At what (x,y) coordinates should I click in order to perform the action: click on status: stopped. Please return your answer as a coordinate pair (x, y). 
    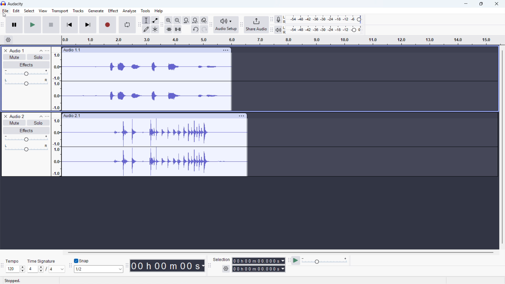
    Looking at the image, I should click on (13, 281).